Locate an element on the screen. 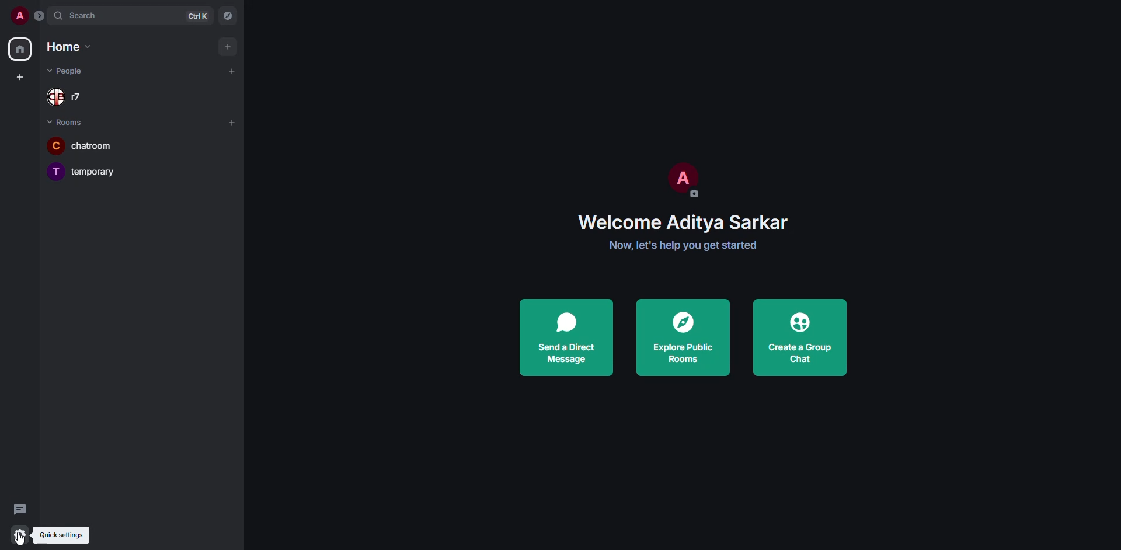  explore public rooms is located at coordinates (680, 336).